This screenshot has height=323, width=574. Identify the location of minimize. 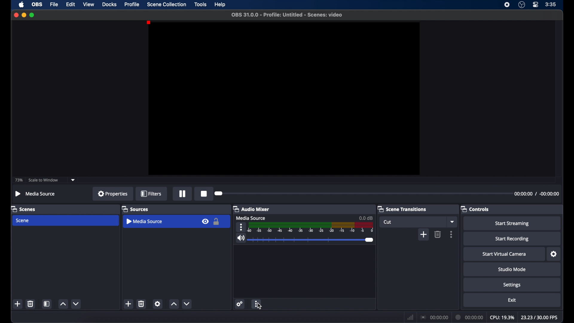
(24, 15).